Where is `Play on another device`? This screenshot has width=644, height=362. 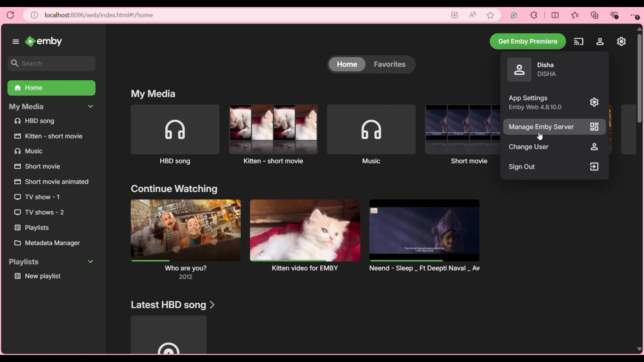
Play on another device is located at coordinates (579, 42).